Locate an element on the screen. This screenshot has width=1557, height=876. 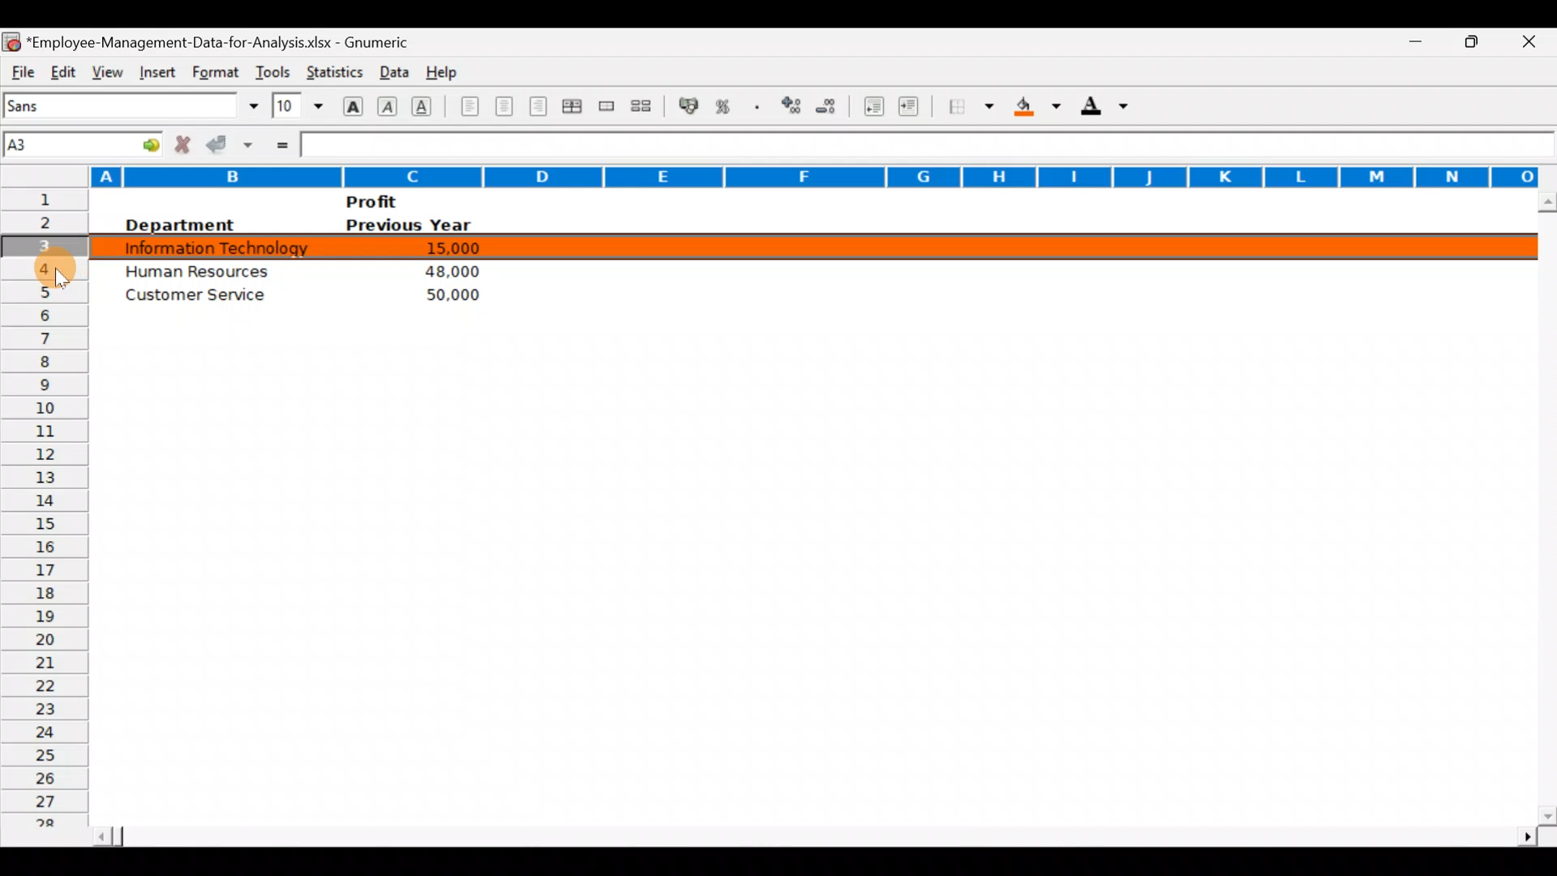
Close is located at coordinates (1534, 43).